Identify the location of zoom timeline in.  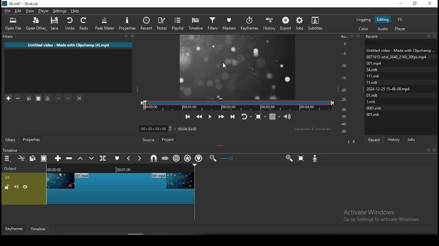
(214, 159).